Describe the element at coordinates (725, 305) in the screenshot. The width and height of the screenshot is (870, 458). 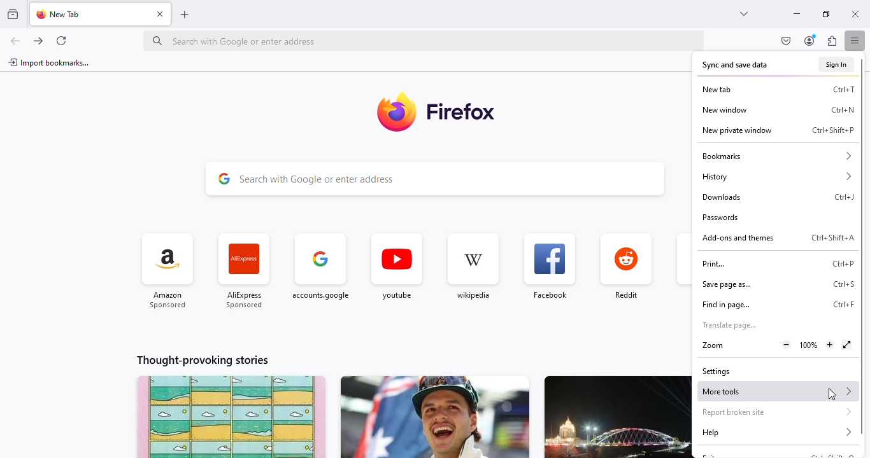
I see `find in page` at that location.